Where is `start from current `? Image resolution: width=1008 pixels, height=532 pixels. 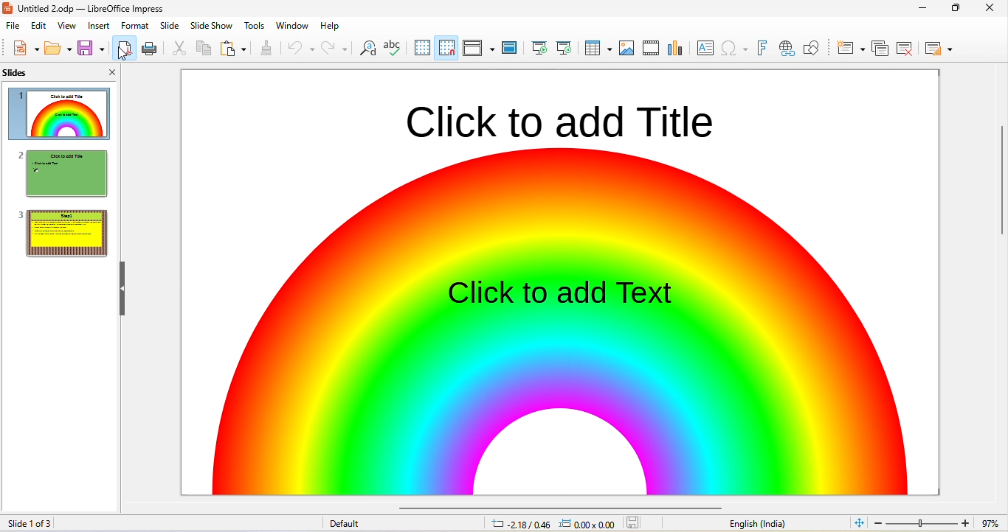 start from current  is located at coordinates (536, 46).